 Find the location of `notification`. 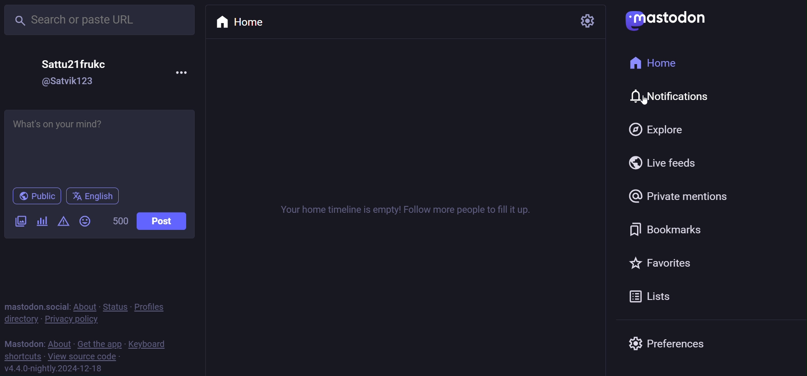

notification is located at coordinates (676, 97).